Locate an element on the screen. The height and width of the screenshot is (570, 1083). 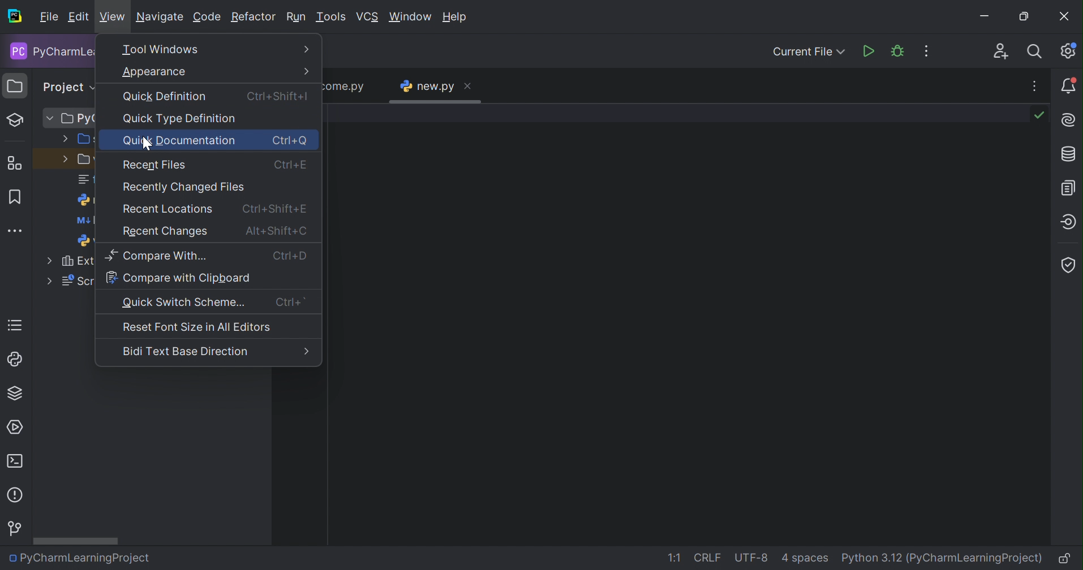
work space is located at coordinates (680, 322).